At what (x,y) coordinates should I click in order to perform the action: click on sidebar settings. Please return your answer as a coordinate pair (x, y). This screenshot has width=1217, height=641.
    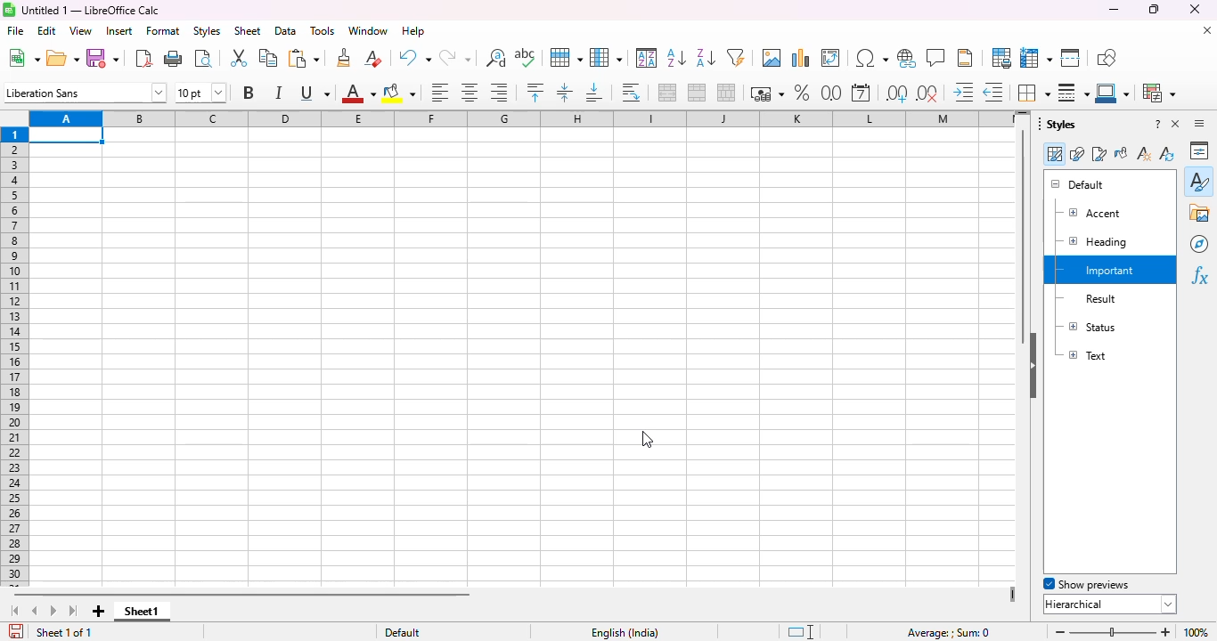
    Looking at the image, I should click on (1199, 123).